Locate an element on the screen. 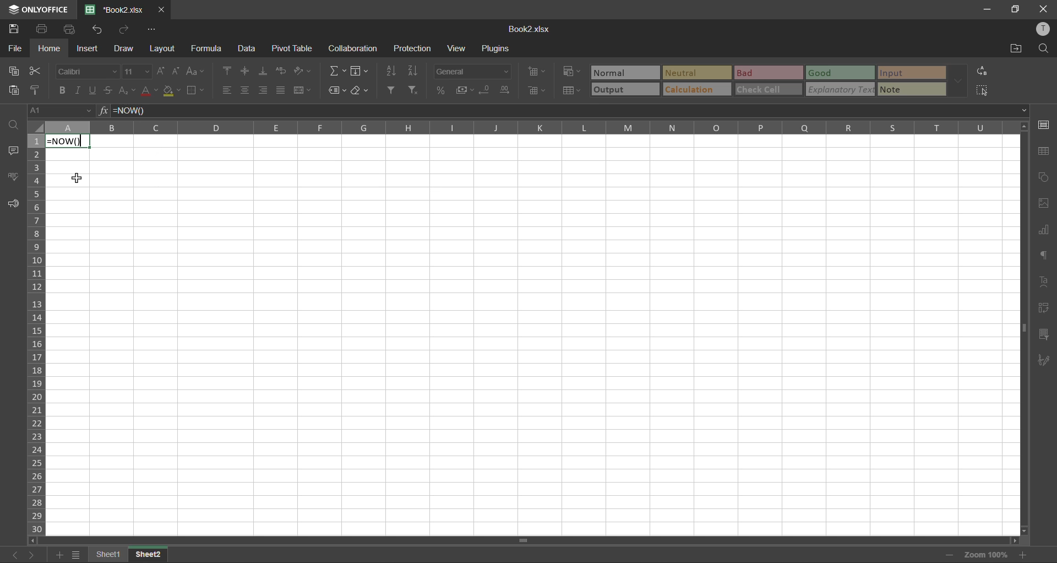  close tab is located at coordinates (160, 11).